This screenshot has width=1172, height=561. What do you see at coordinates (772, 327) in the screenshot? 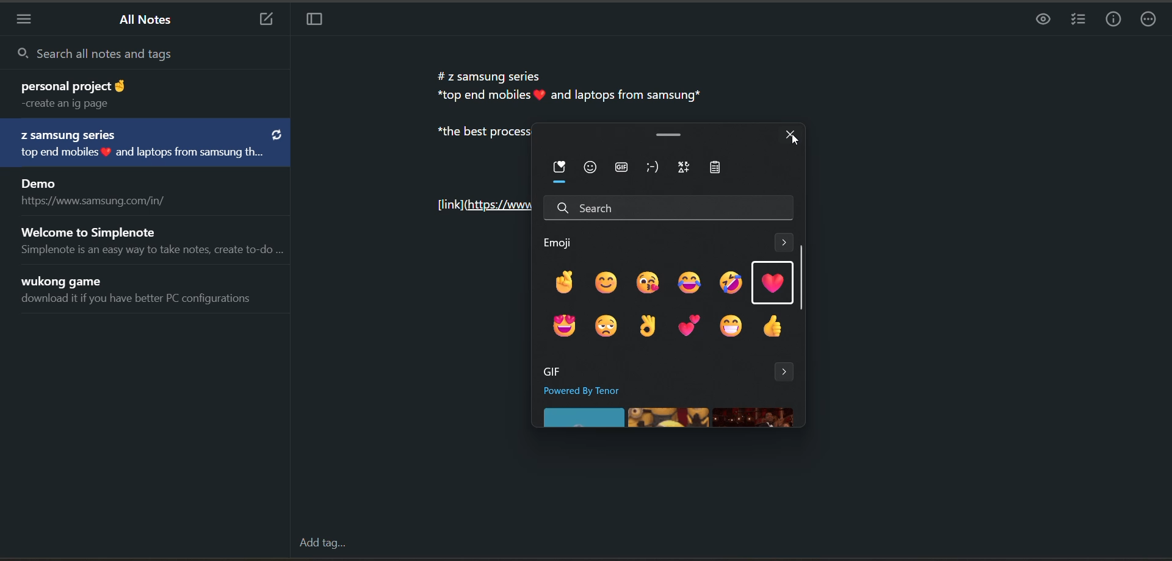
I see `emoji 12` at bounding box center [772, 327].